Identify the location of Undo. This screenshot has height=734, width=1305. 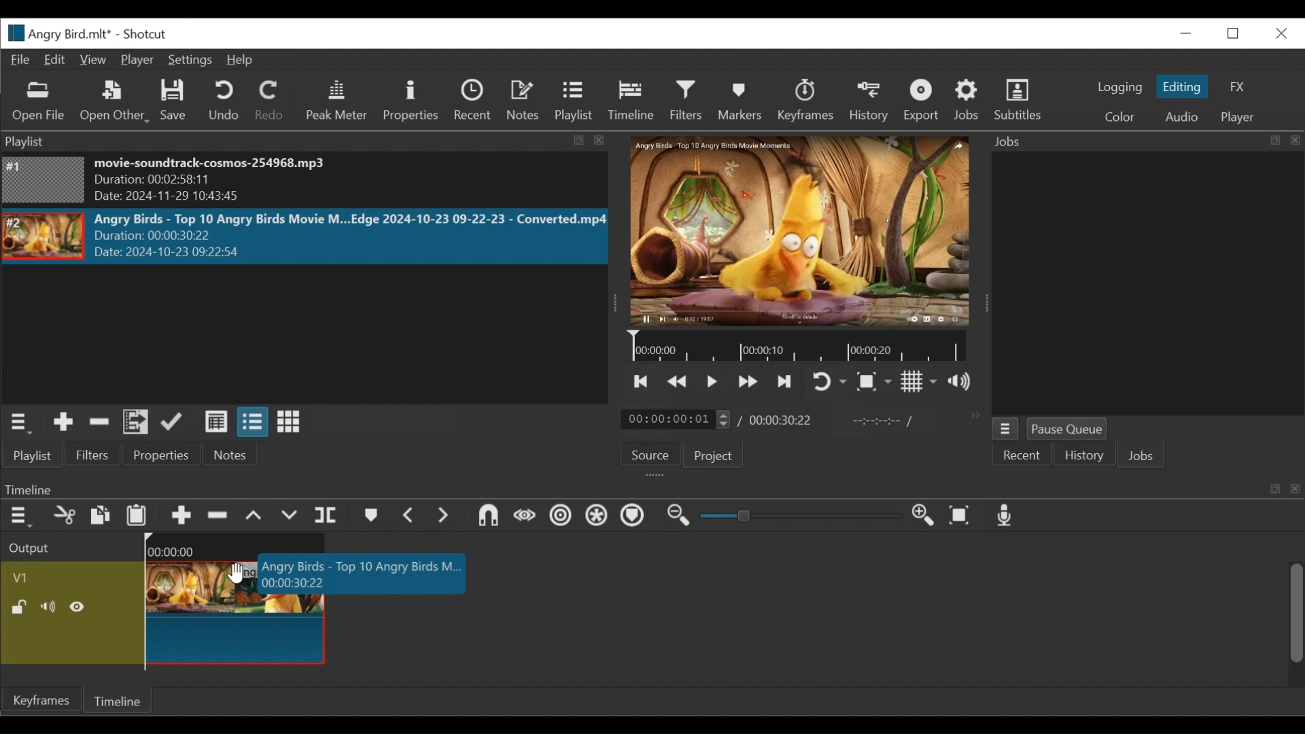
(225, 101).